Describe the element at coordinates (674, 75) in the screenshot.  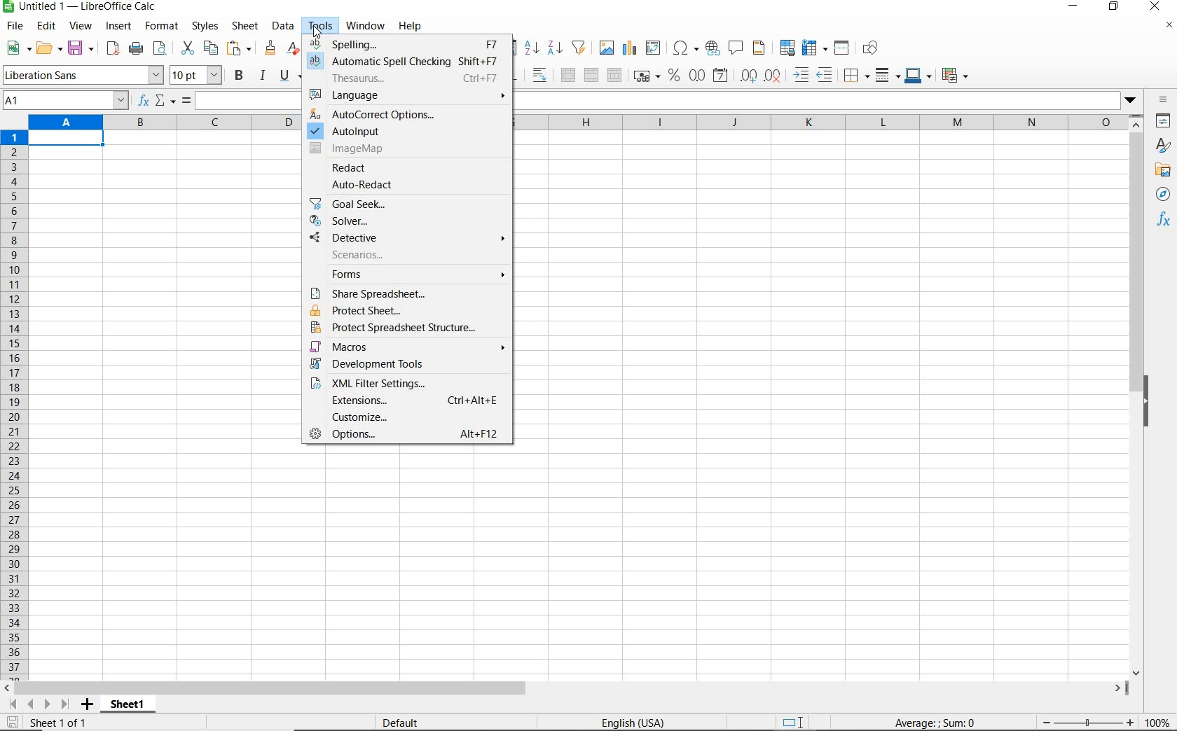
I see `format as percent` at that location.